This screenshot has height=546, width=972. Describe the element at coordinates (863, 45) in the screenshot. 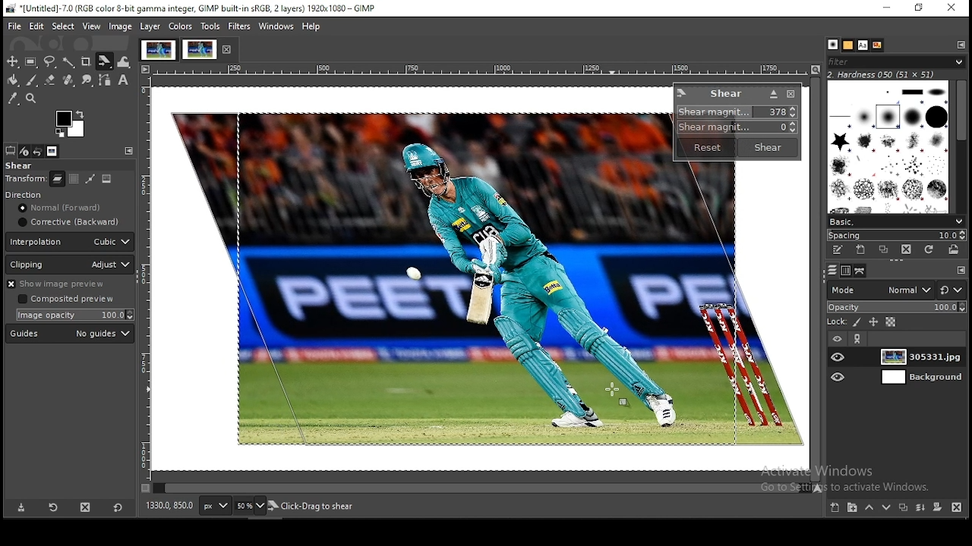

I see `fonts` at that location.